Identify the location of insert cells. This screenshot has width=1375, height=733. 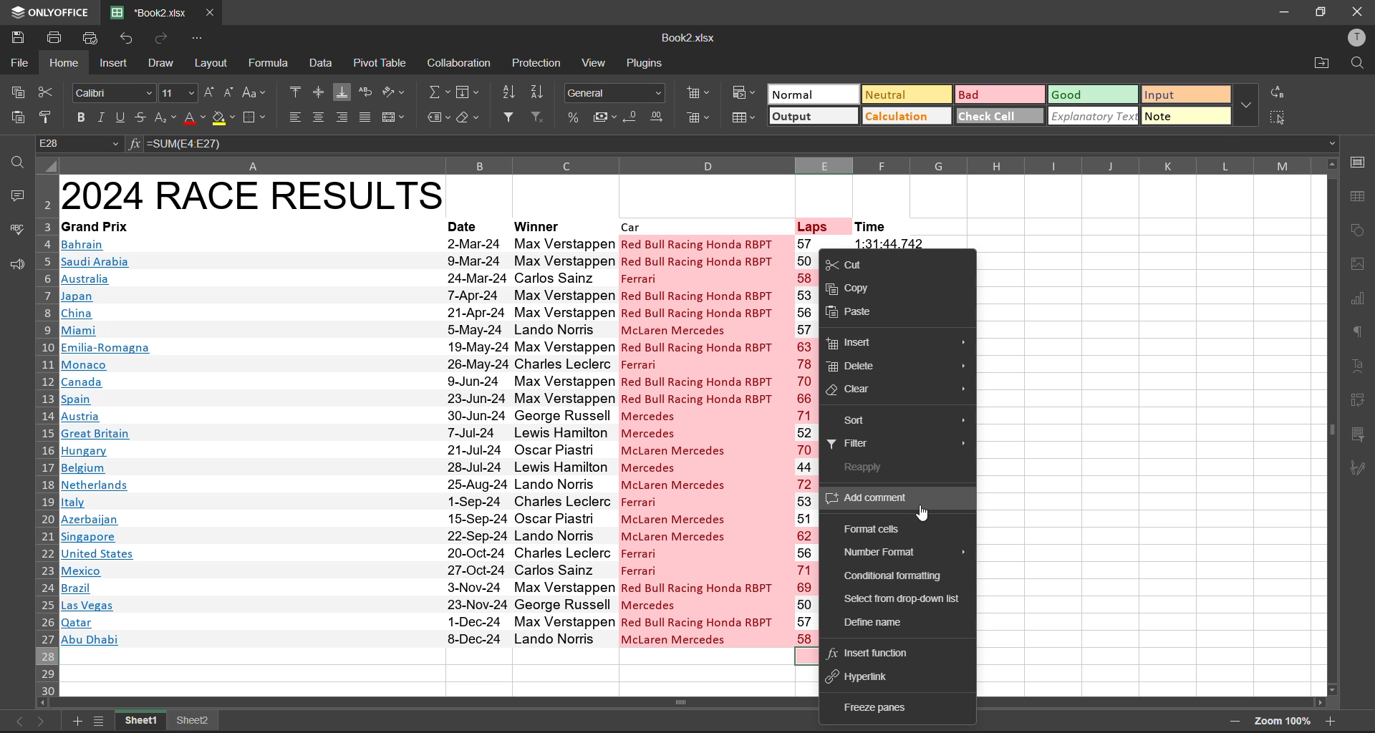
(701, 94).